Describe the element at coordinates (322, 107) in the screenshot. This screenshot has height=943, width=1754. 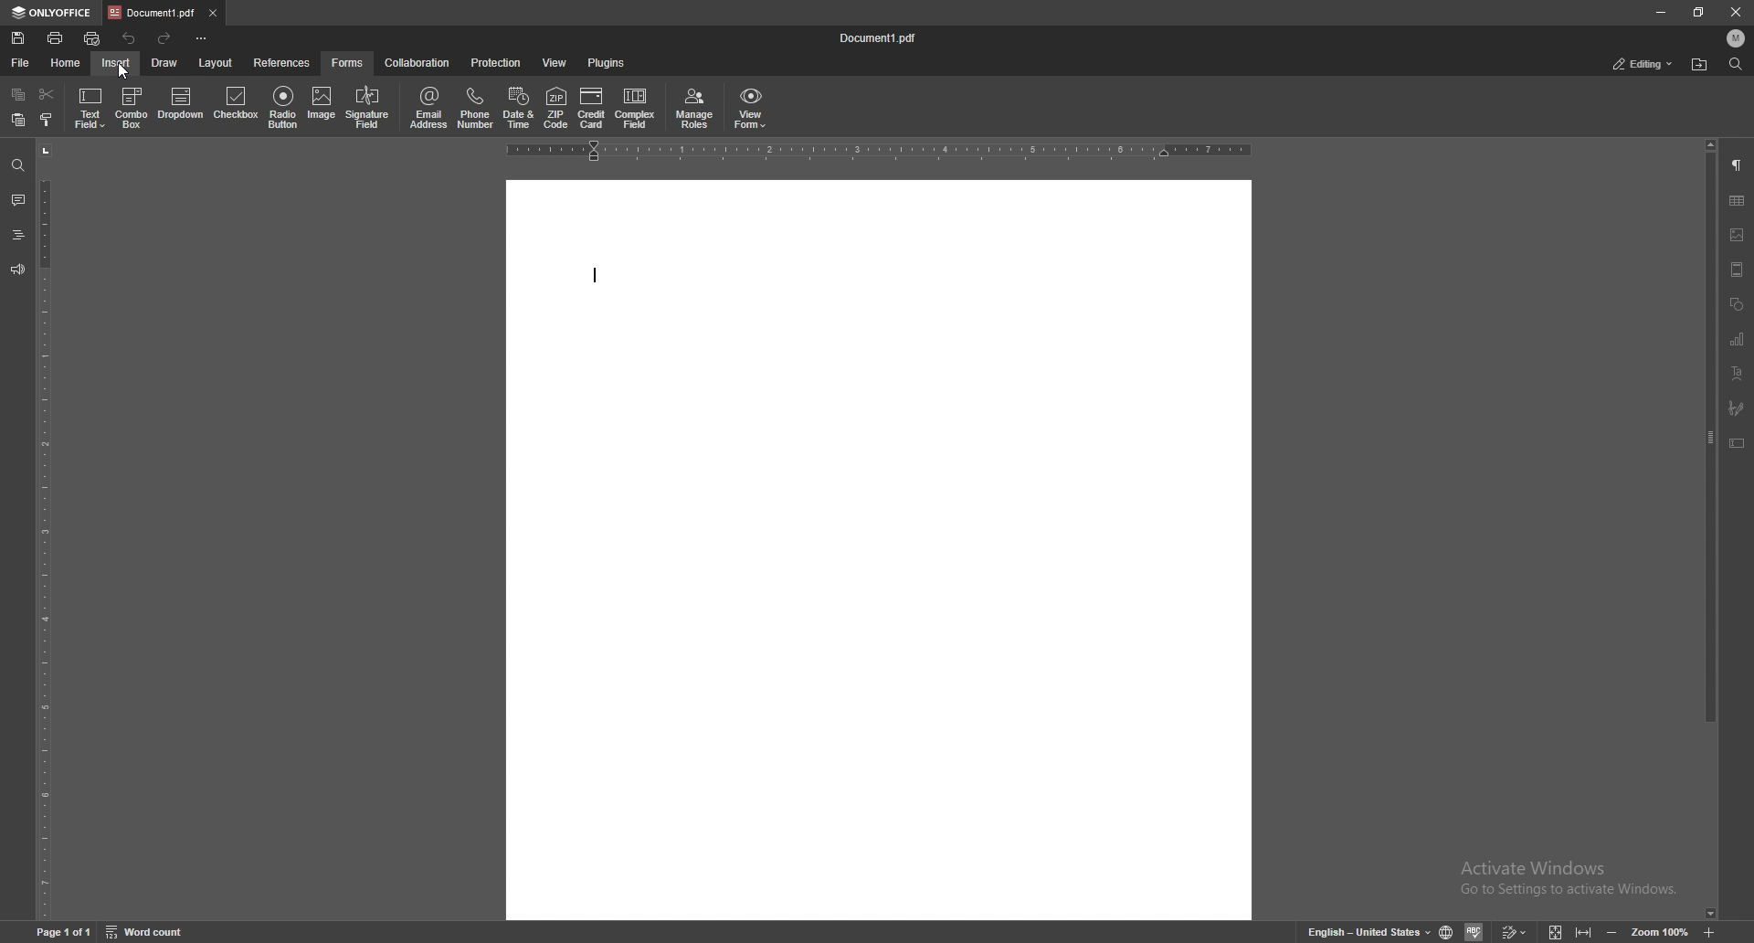
I see `image` at that location.